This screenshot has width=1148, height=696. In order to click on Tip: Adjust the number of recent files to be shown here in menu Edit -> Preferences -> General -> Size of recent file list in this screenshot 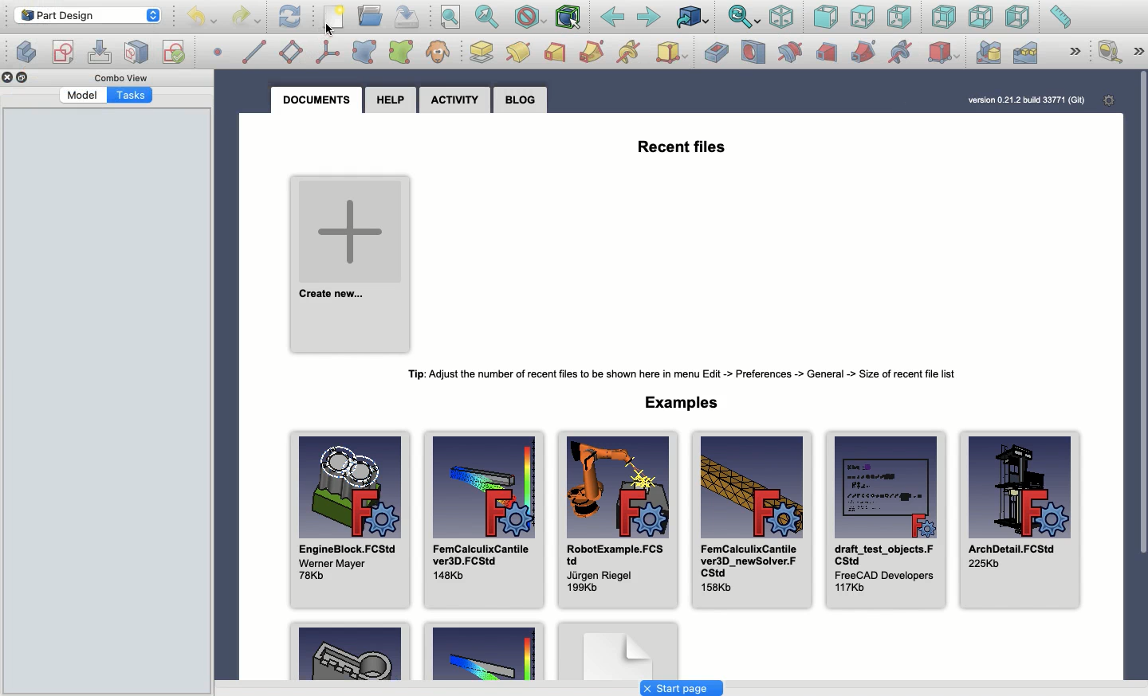, I will do `click(678, 371)`.